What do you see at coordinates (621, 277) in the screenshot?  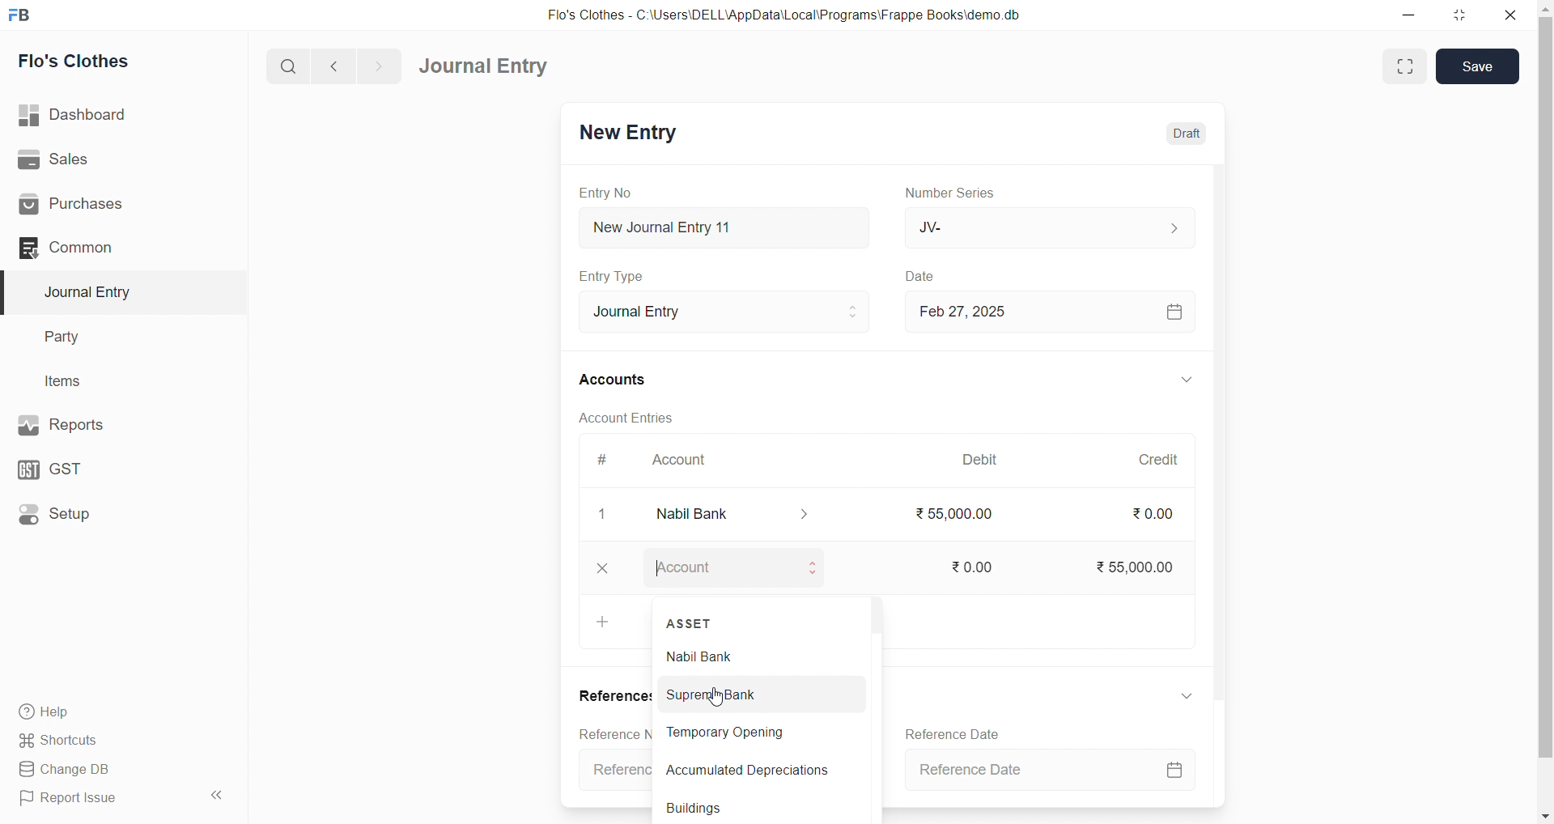 I see `Entry Type` at bounding box center [621, 277].